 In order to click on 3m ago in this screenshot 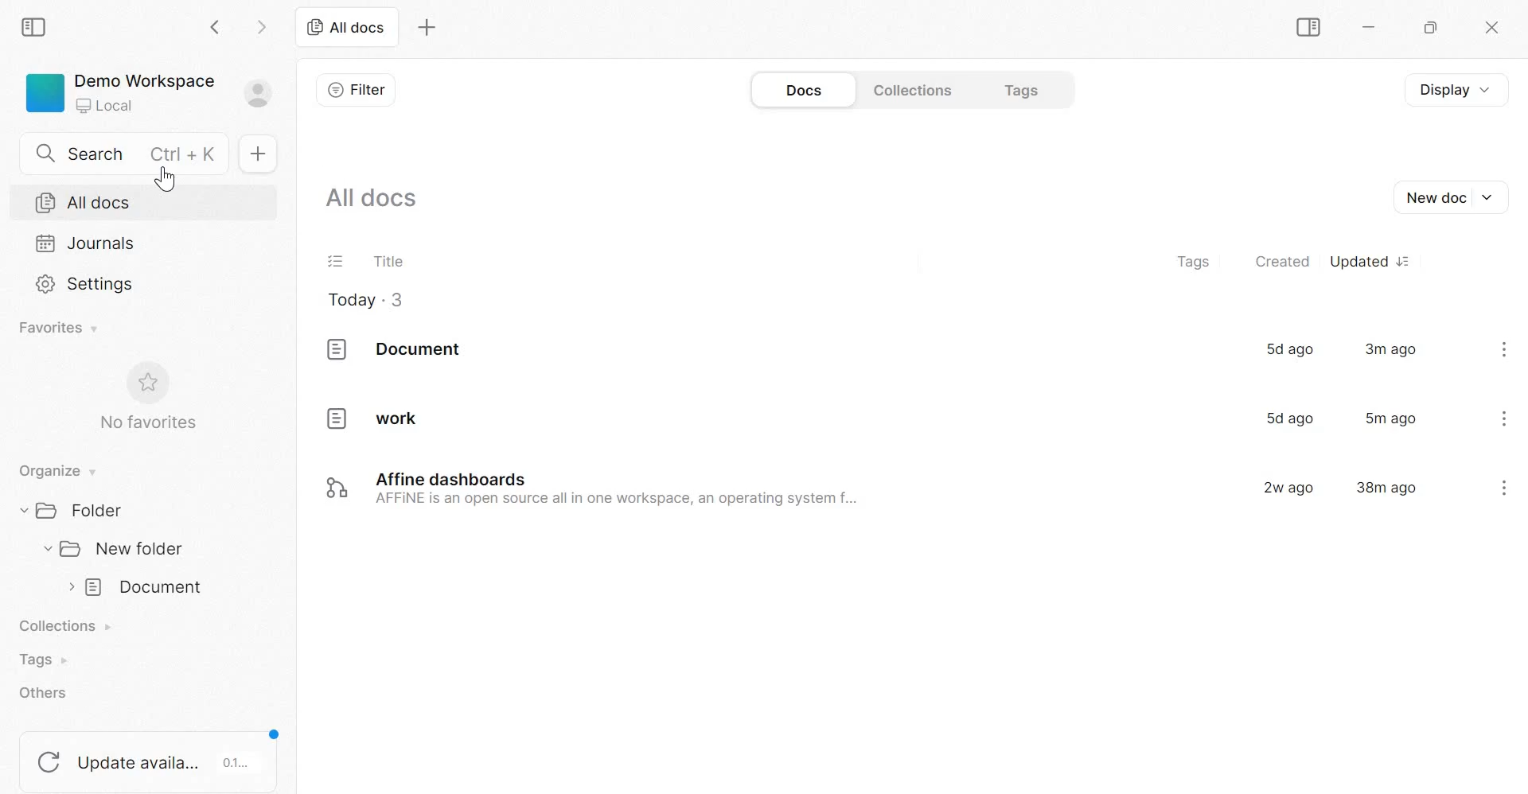, I will do `click(1391, 348)`.